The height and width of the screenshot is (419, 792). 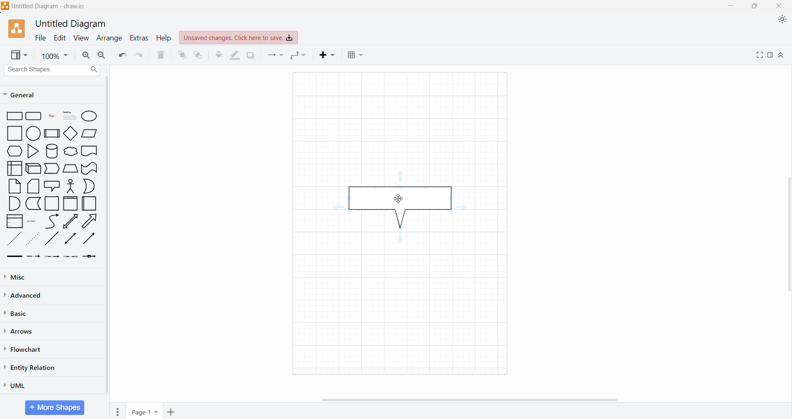 I want to click on List Box, so click(x=14, y=221).